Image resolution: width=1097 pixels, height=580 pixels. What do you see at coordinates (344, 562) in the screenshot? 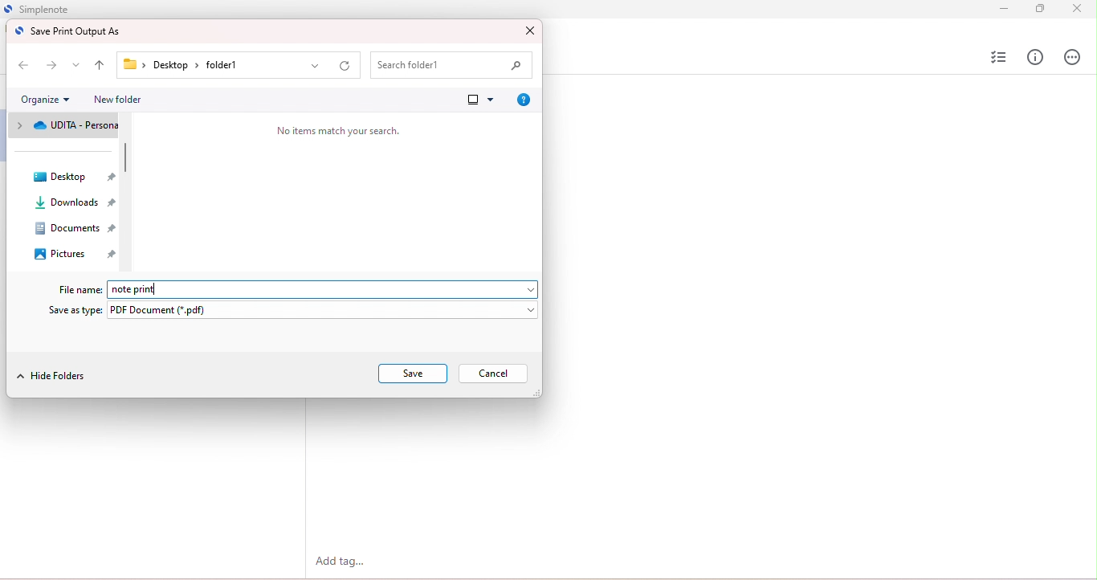
I see `add tag` at bounding box center [344, 562].